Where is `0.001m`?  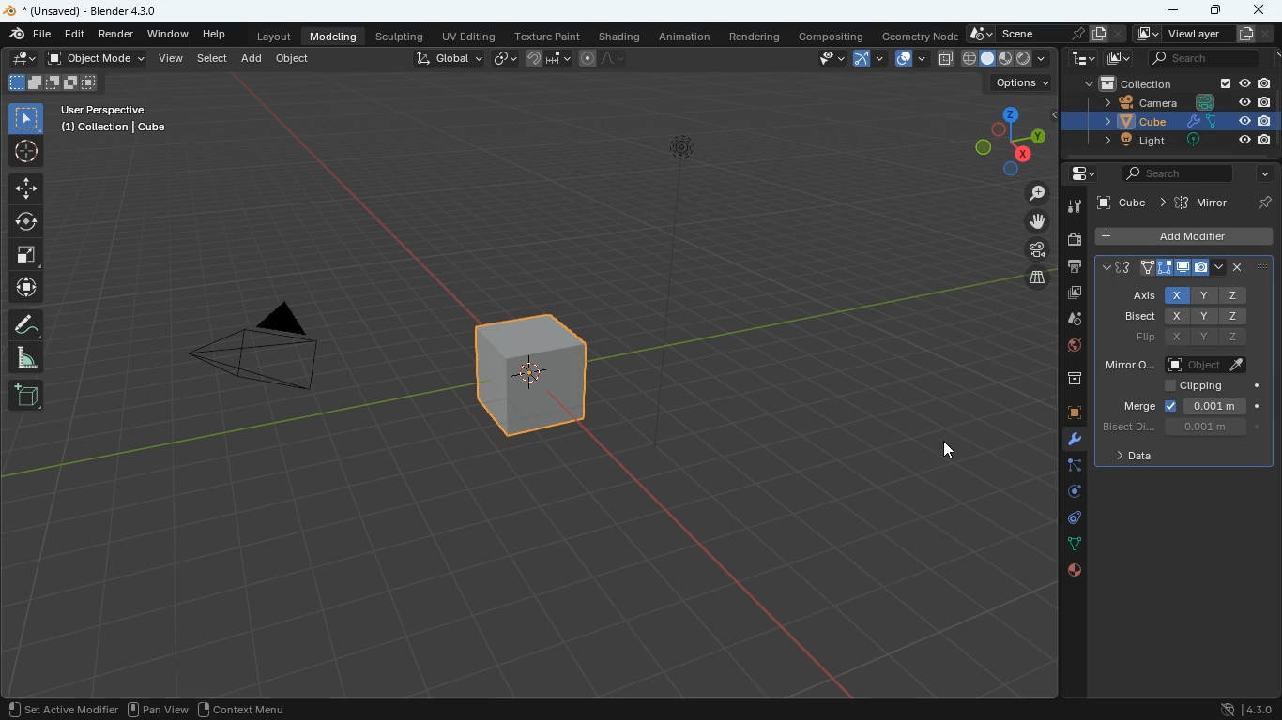
0.001m is located at coordinates (1225, 405).